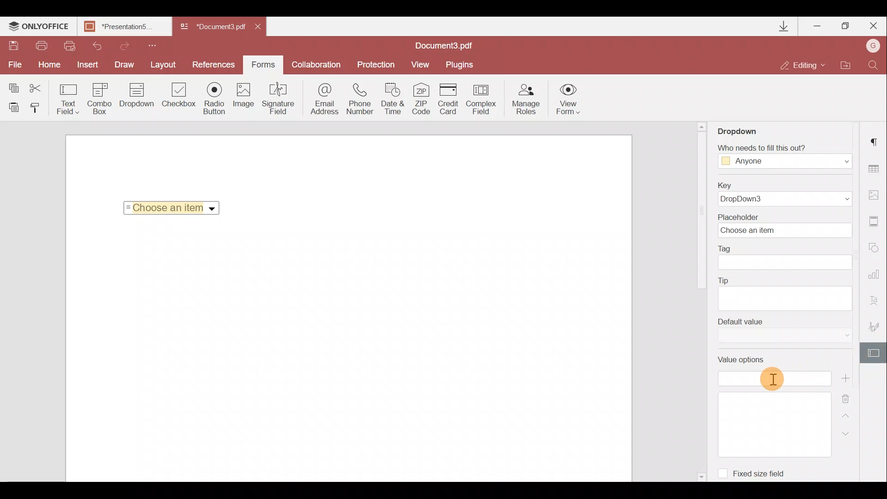  I want to click on Email address, so click(321, 101).